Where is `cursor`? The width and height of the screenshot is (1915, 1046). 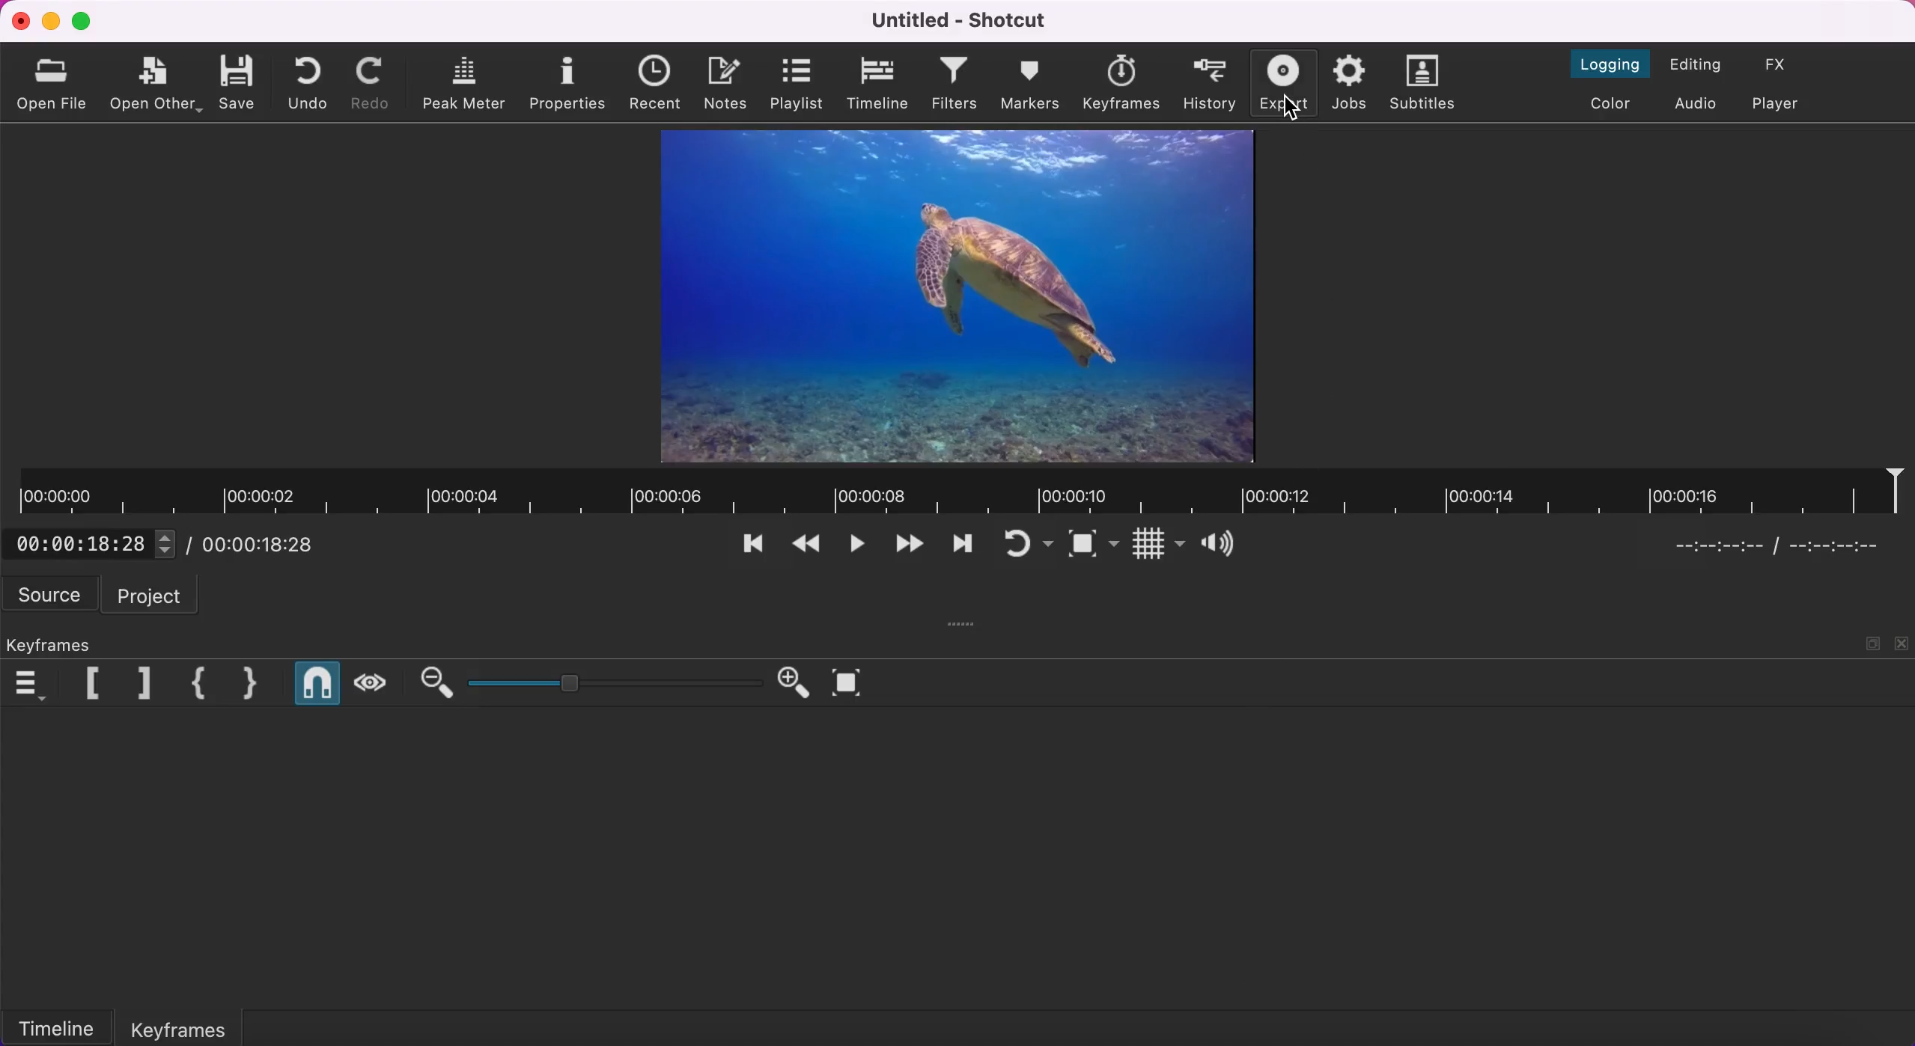 cursor is located at coordinates (1290, 109).